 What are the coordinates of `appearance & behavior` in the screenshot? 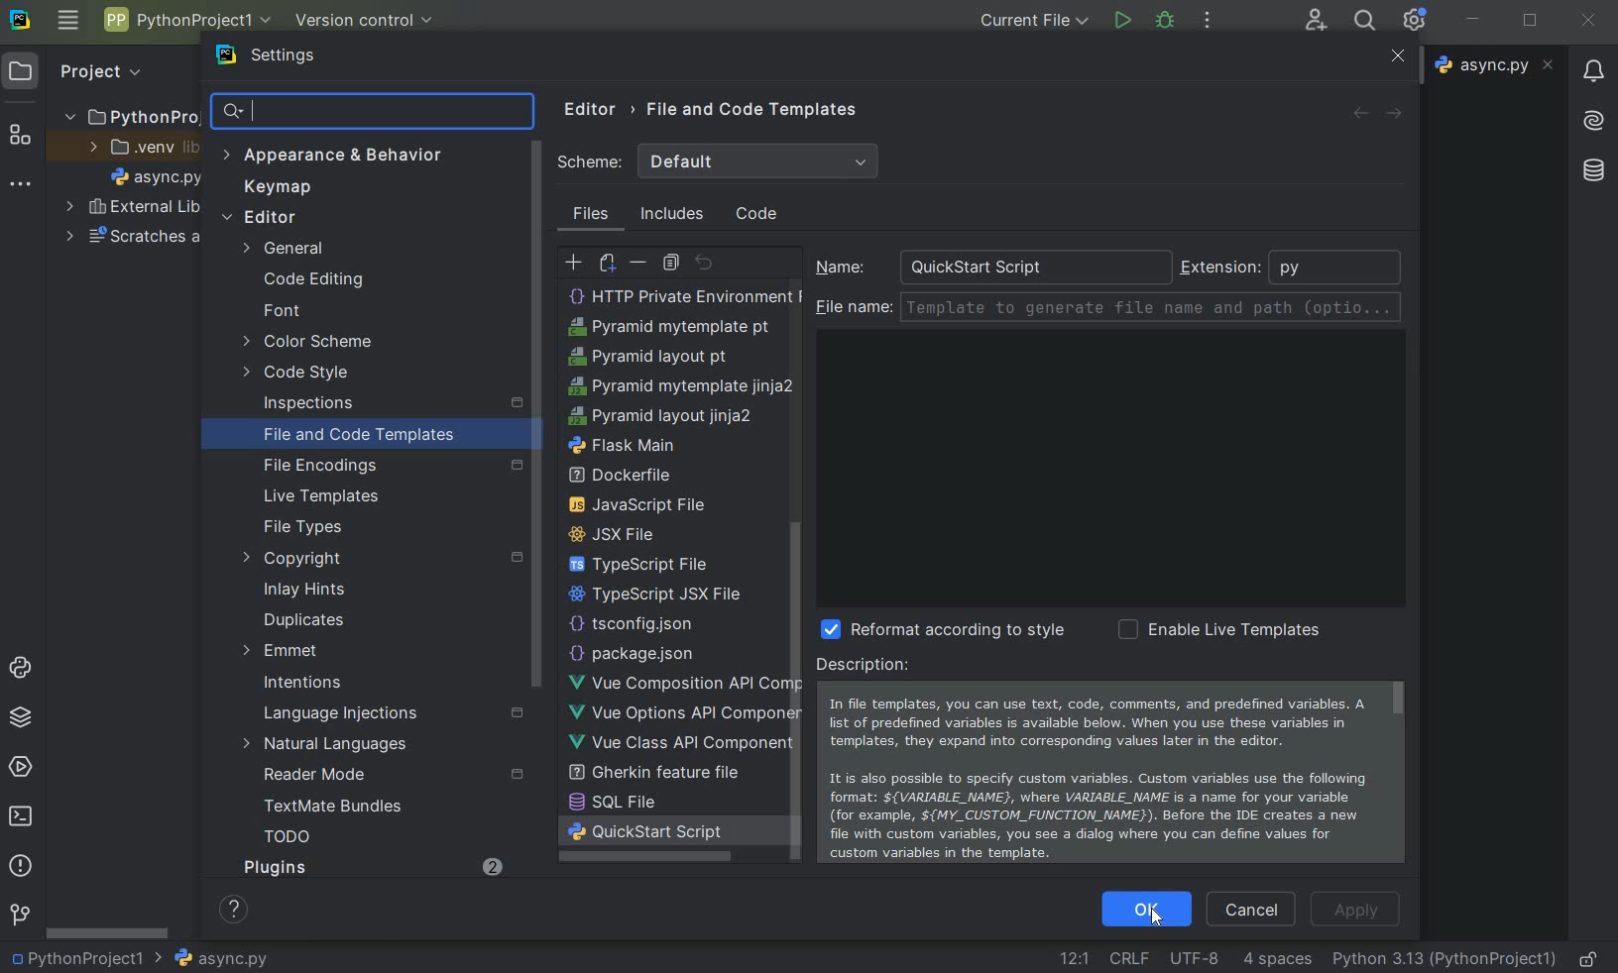 It's located at (331, 156).